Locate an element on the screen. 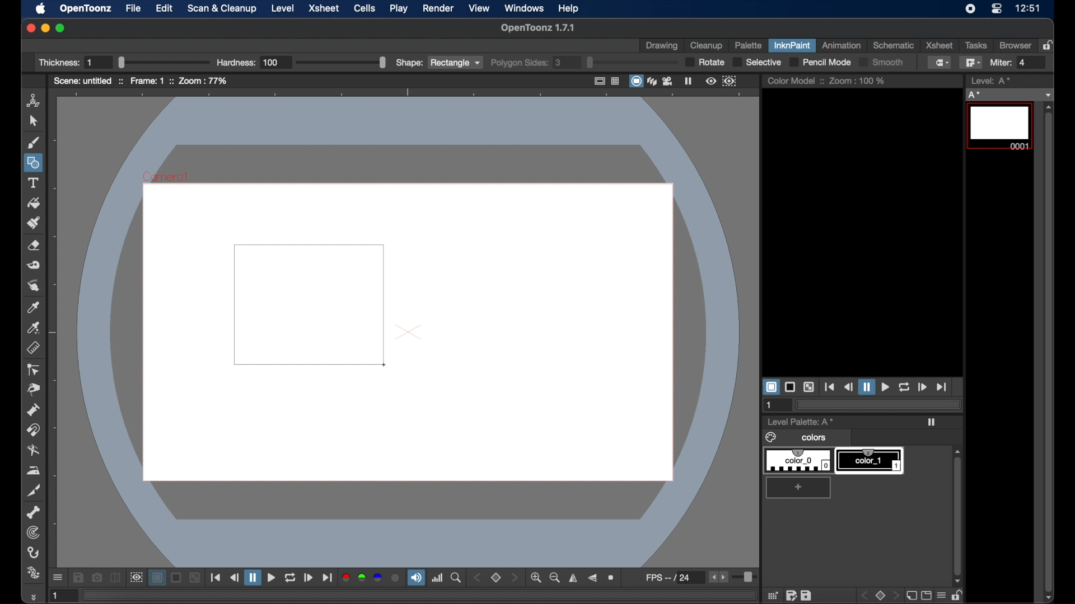 This screenshot has height=604, width=1075. jump to start is located at coordinates (830, 387).